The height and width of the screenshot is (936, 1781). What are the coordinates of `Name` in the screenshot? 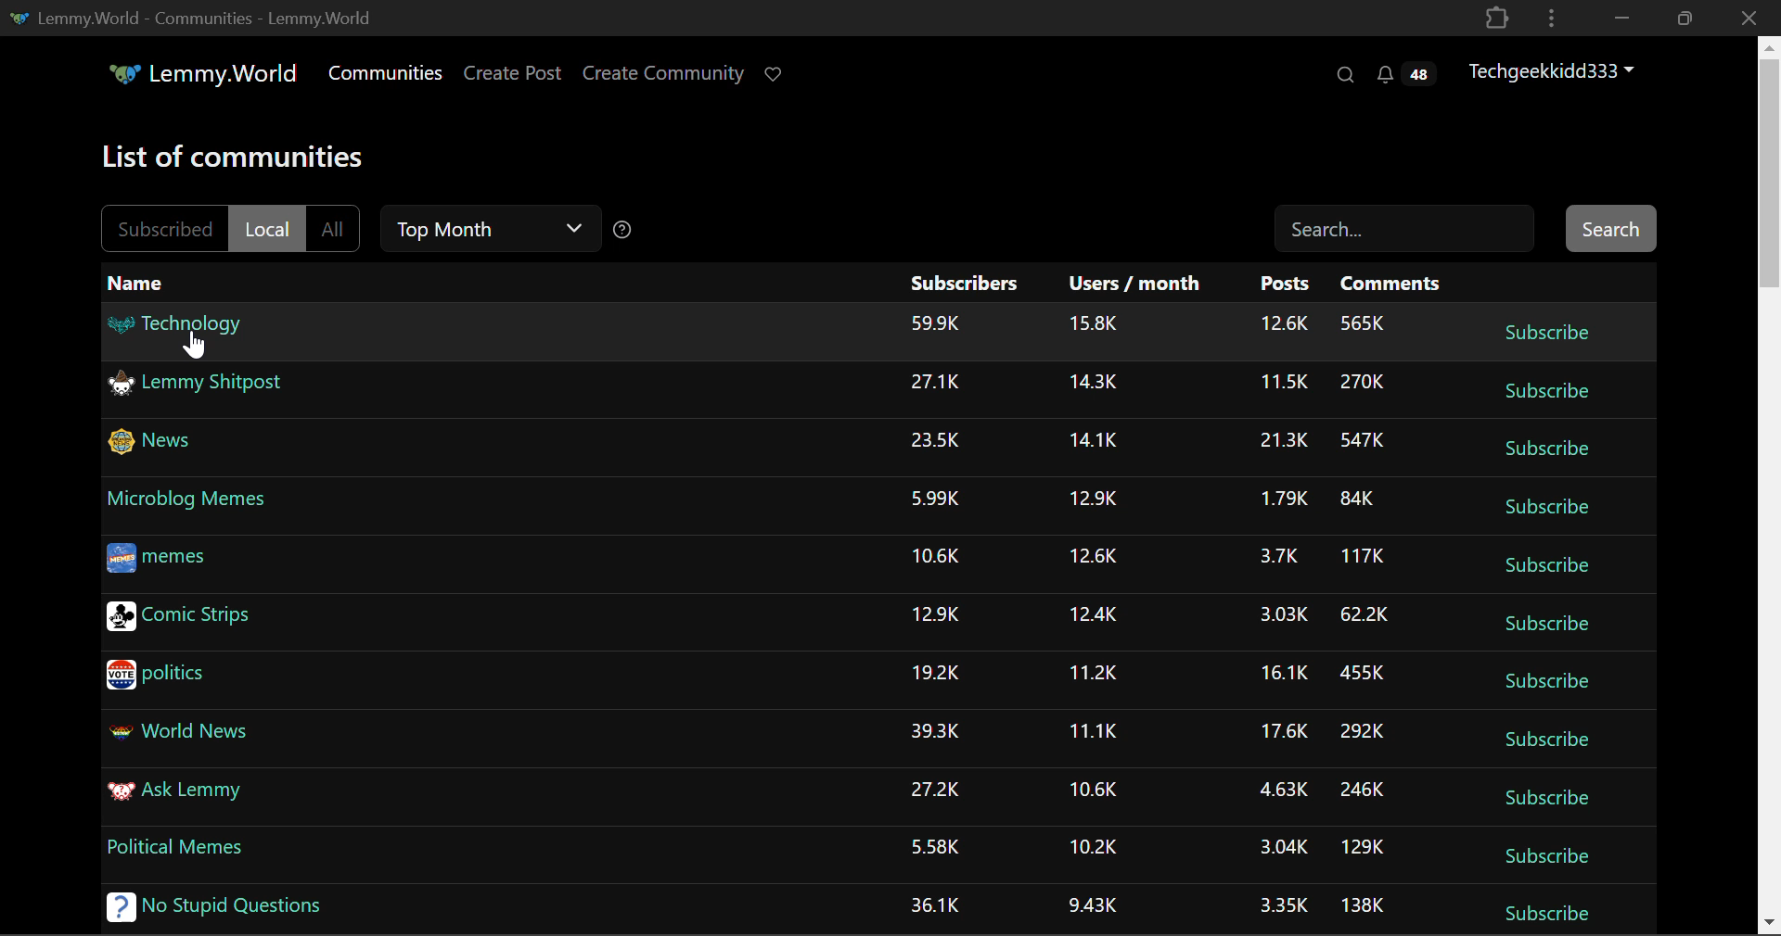 It's located at (141, 285).